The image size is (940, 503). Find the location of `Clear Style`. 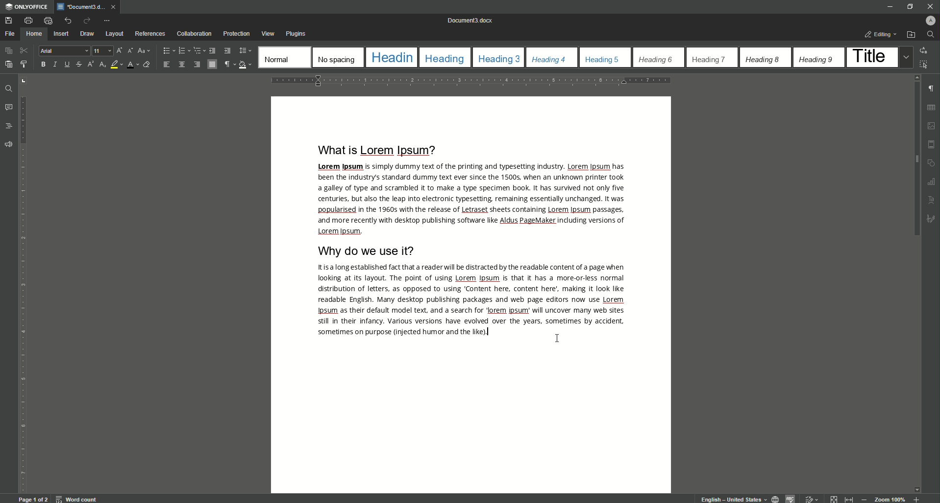

Clear Style is located at coordinates (146, 64).